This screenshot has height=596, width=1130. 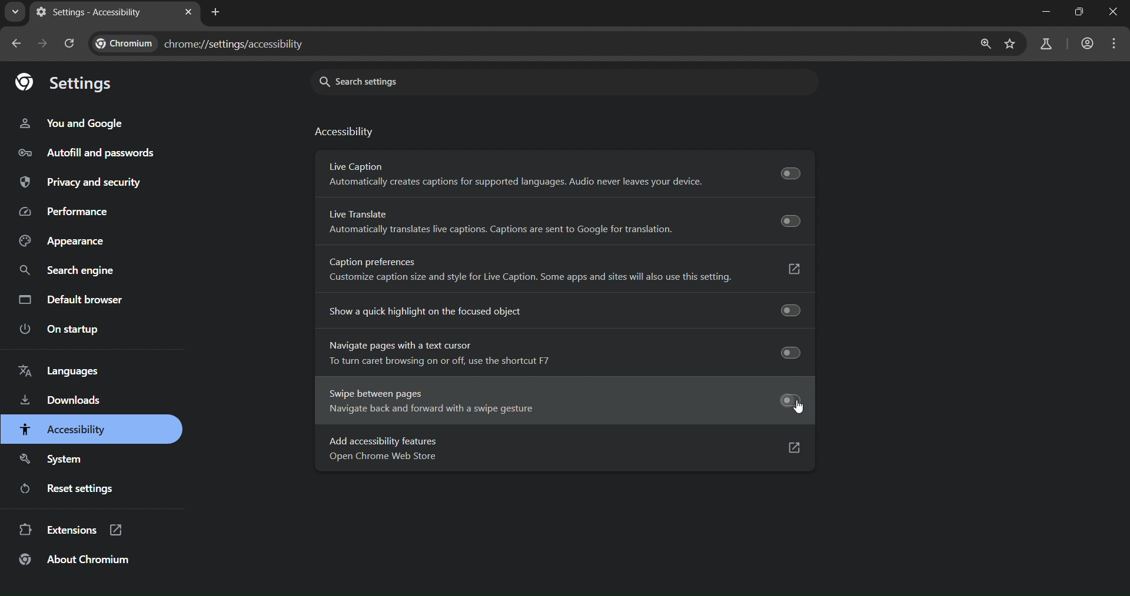 What do you see at coordinates (72, 532) in the screenshot?
I see `extensions` at bounding box center [72, 532].